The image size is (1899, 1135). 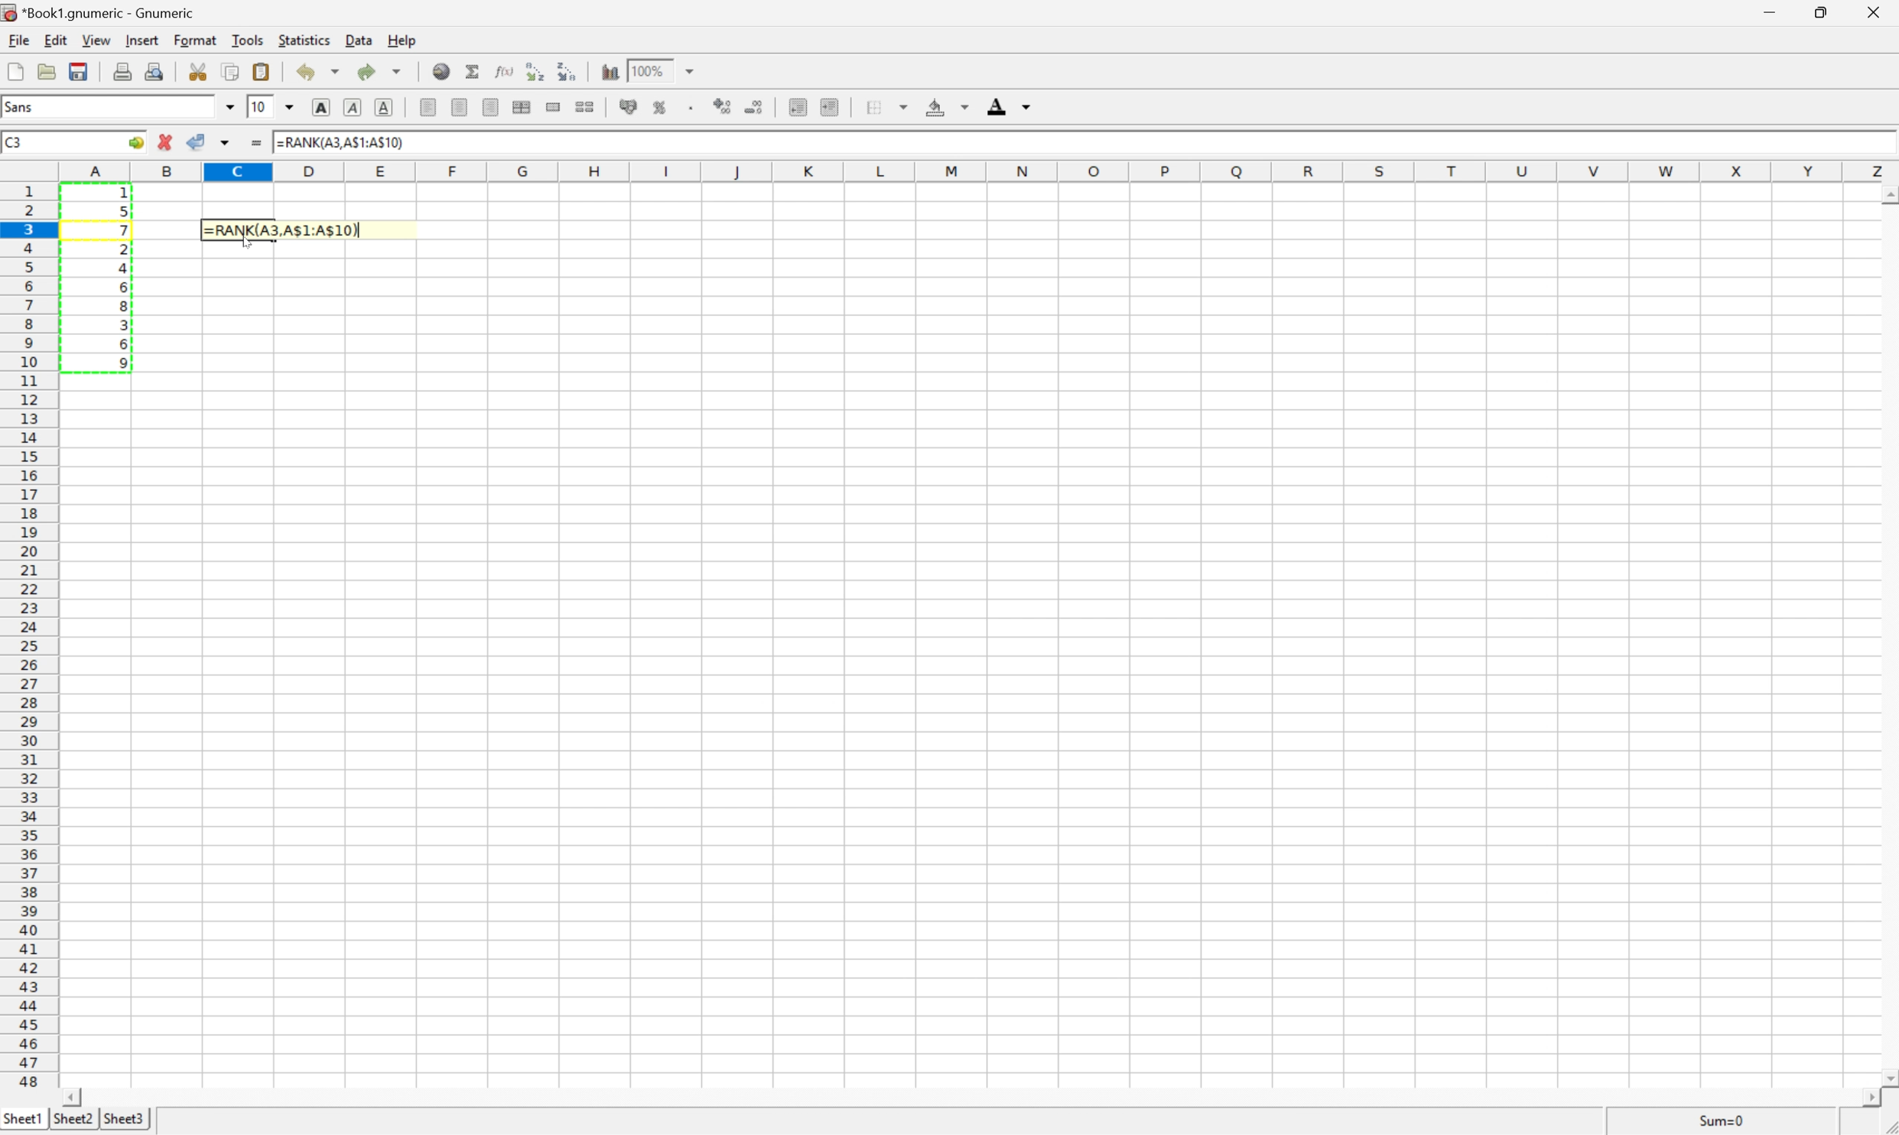 I want to click on align left, so click(x=428, y=109).